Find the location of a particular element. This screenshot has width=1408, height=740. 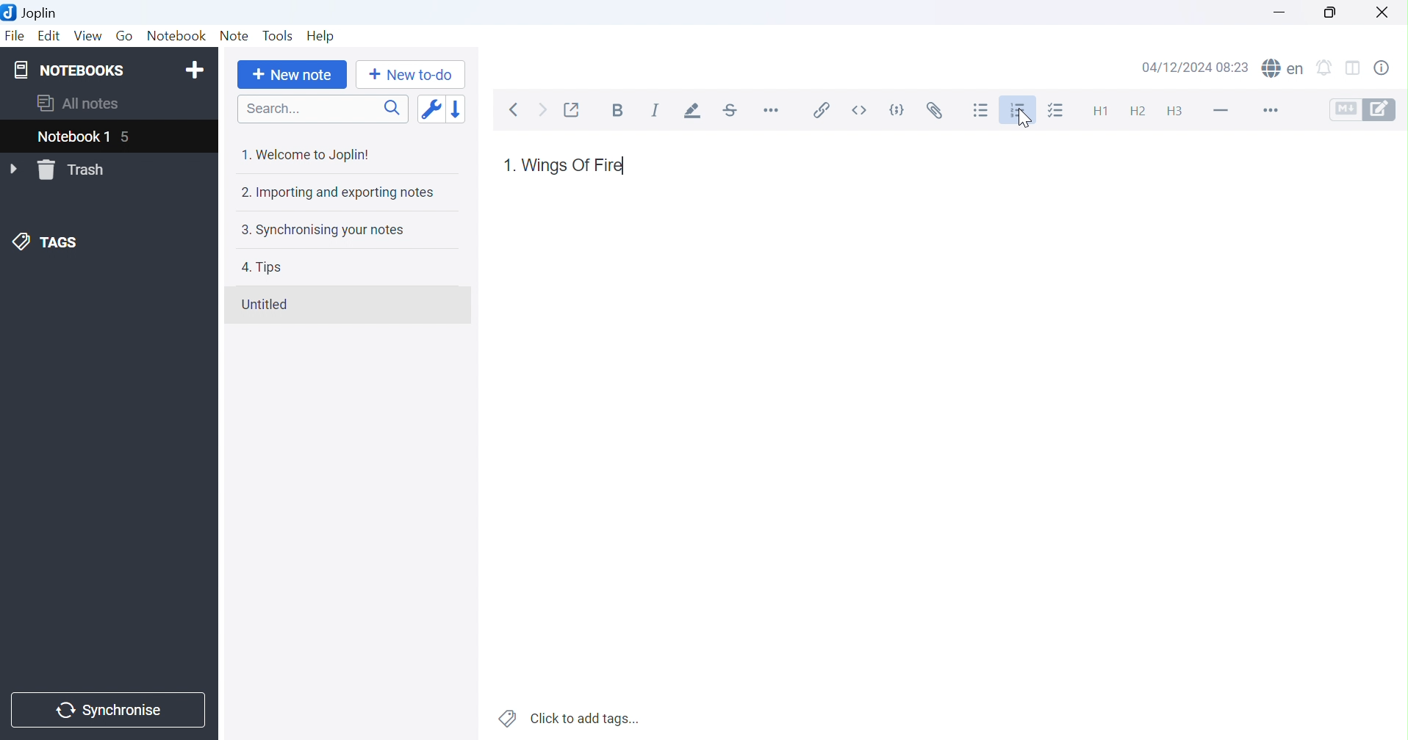

Heading 3 is located at coordinates (1179, 112).